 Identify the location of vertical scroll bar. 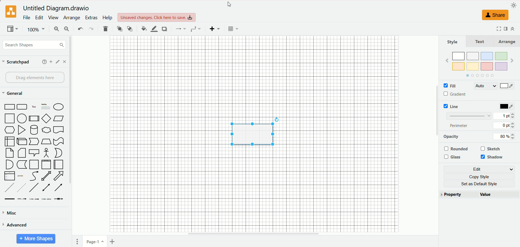
(436, 136).